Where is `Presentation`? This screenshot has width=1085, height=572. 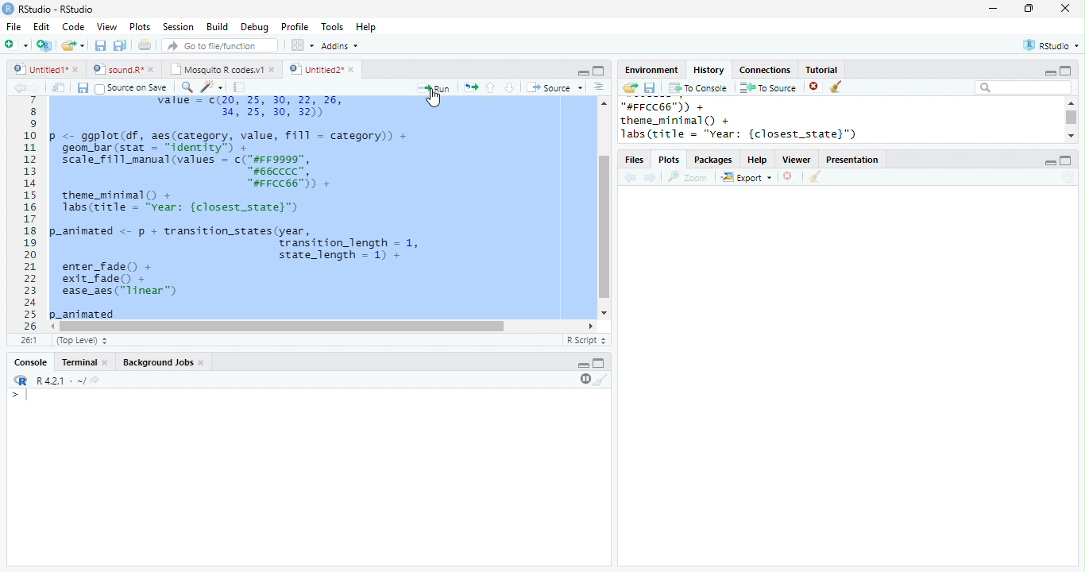
Presentation is located at coordinates (852, 160).